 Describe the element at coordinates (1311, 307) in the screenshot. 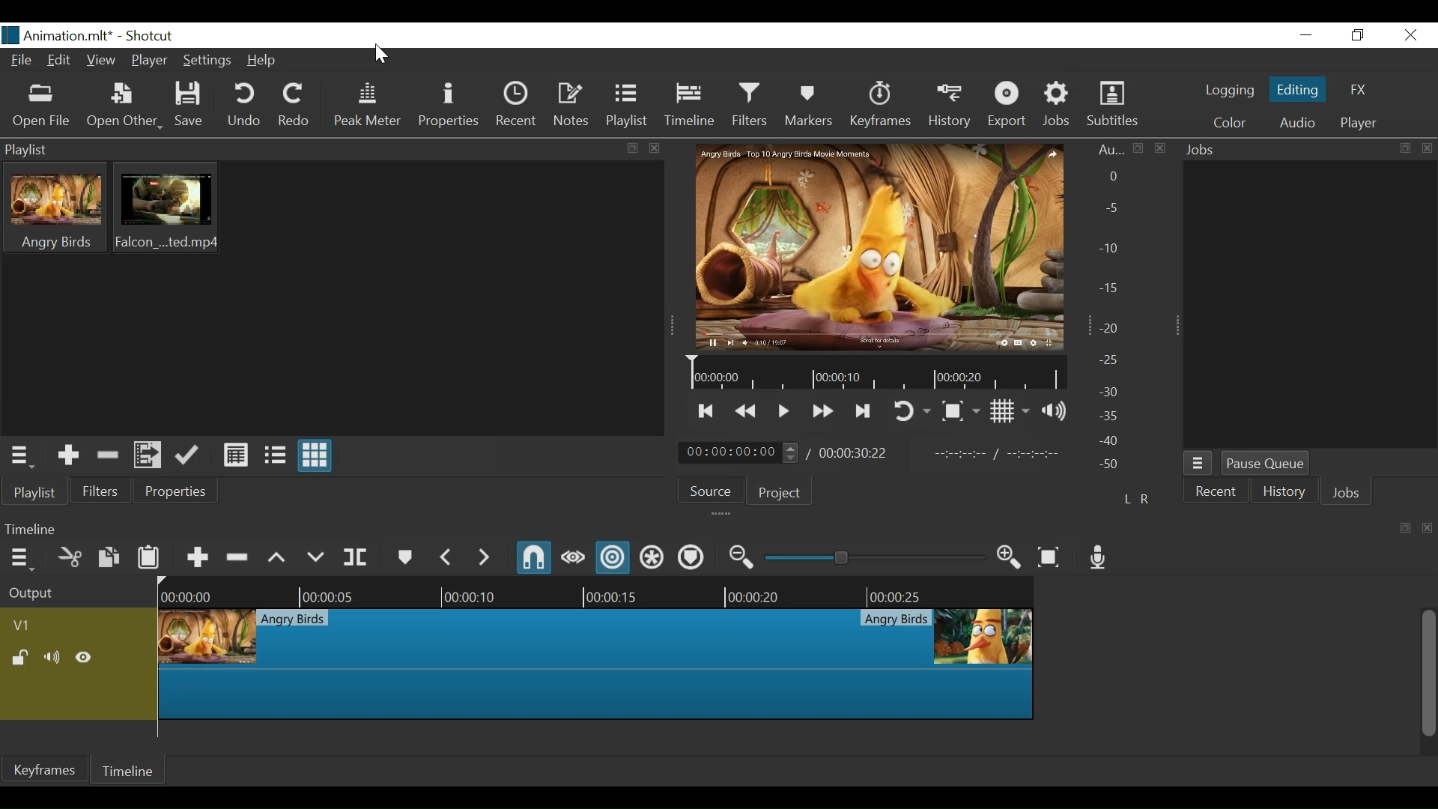

I see `Jobs Panel` at that location.